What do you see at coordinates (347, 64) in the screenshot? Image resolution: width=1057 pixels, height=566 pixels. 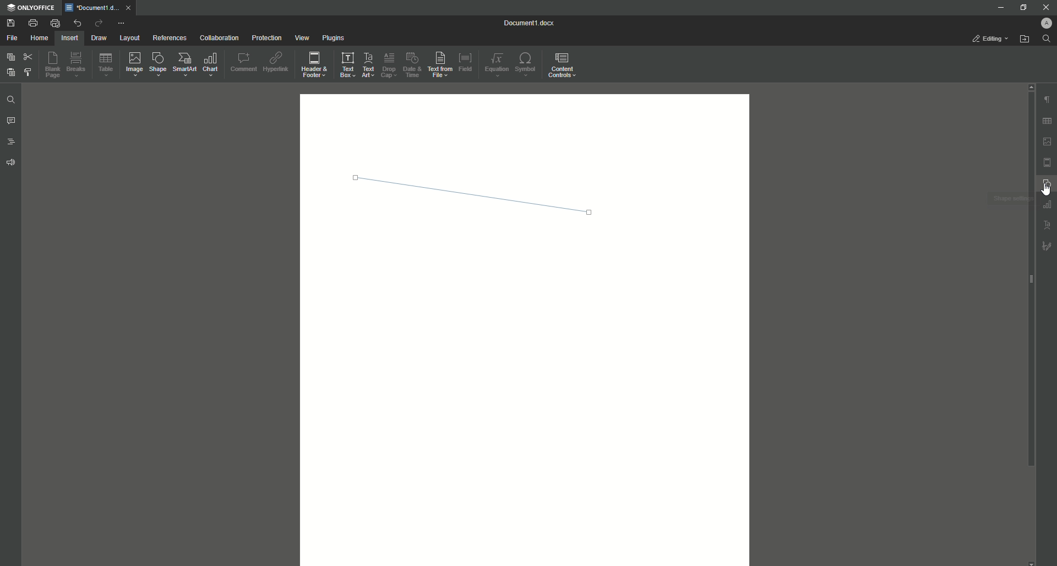 I see `Text Box` at bounding box center [347, 64].